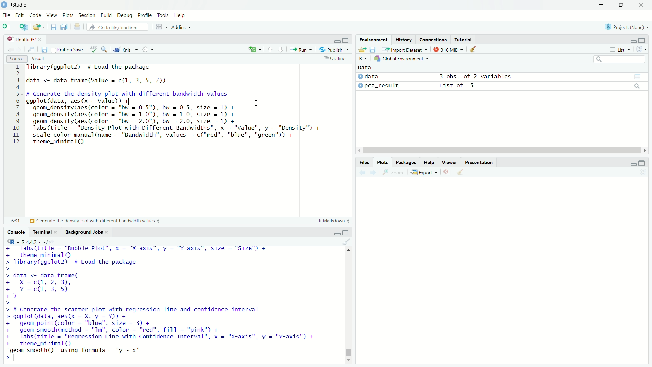 The width and height of the screenshot is (652, 367). Describe the element at coordinates (56, 232) in the screenshot. I see `close` at that location.